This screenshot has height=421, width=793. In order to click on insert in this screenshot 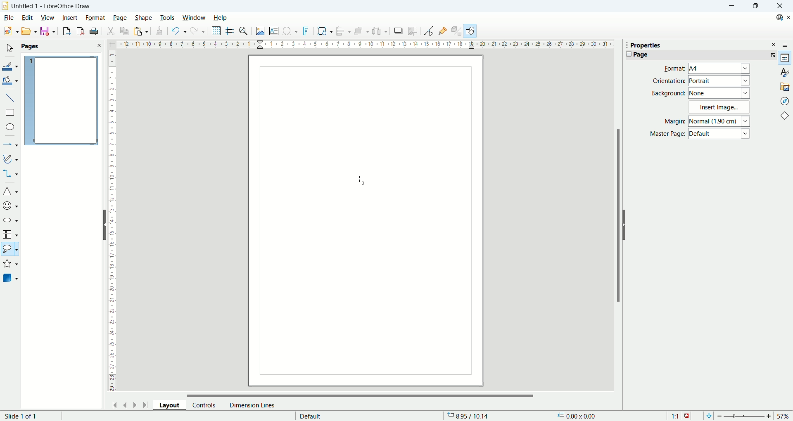, I will do `click(70, 17)`.